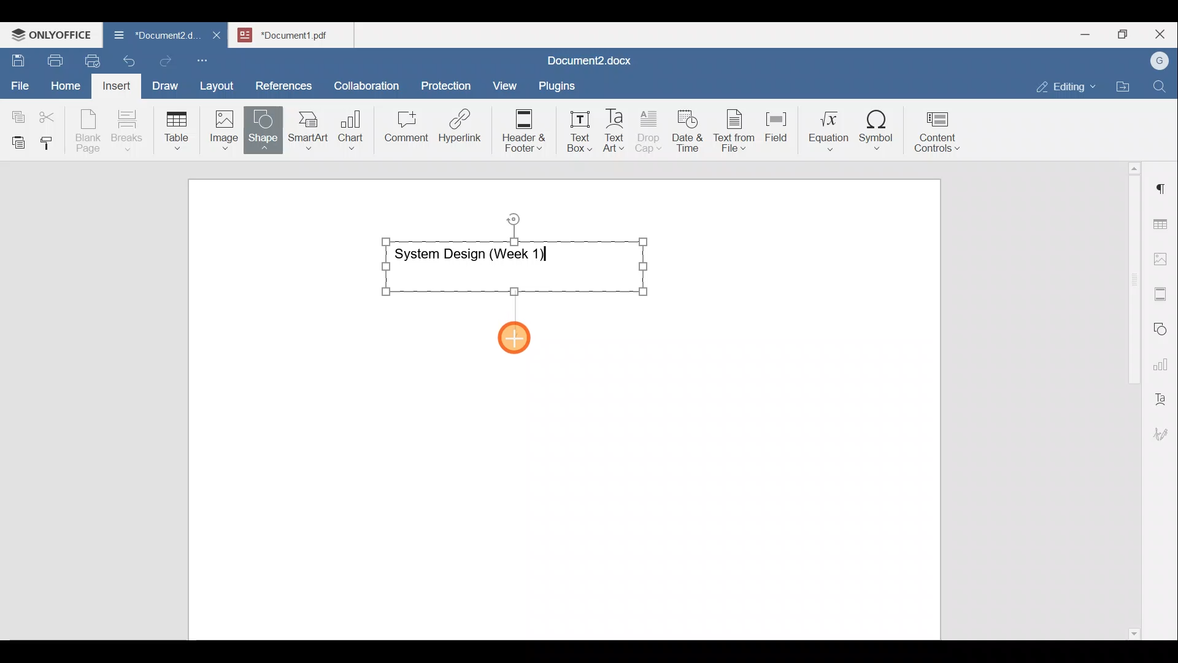 This screenshot has height=663, width=1178. I want to click on View, so click(506, 82).